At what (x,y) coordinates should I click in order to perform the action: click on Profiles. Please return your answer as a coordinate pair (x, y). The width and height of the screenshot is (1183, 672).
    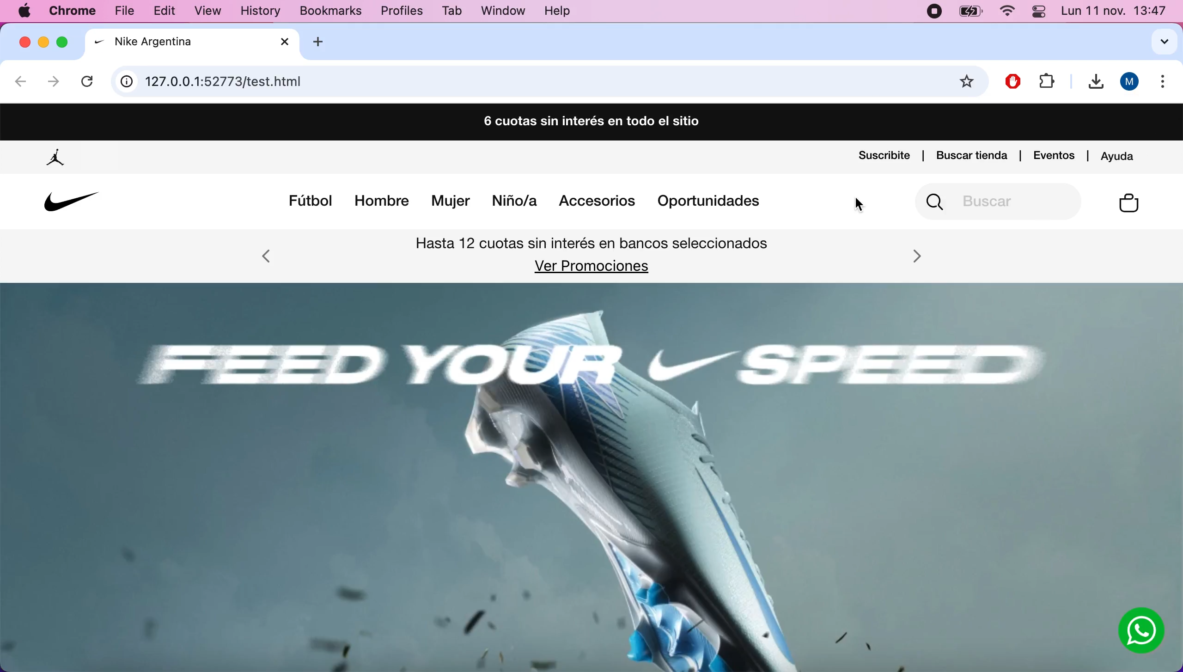
    Looking at the image, I should click on (402, 12).